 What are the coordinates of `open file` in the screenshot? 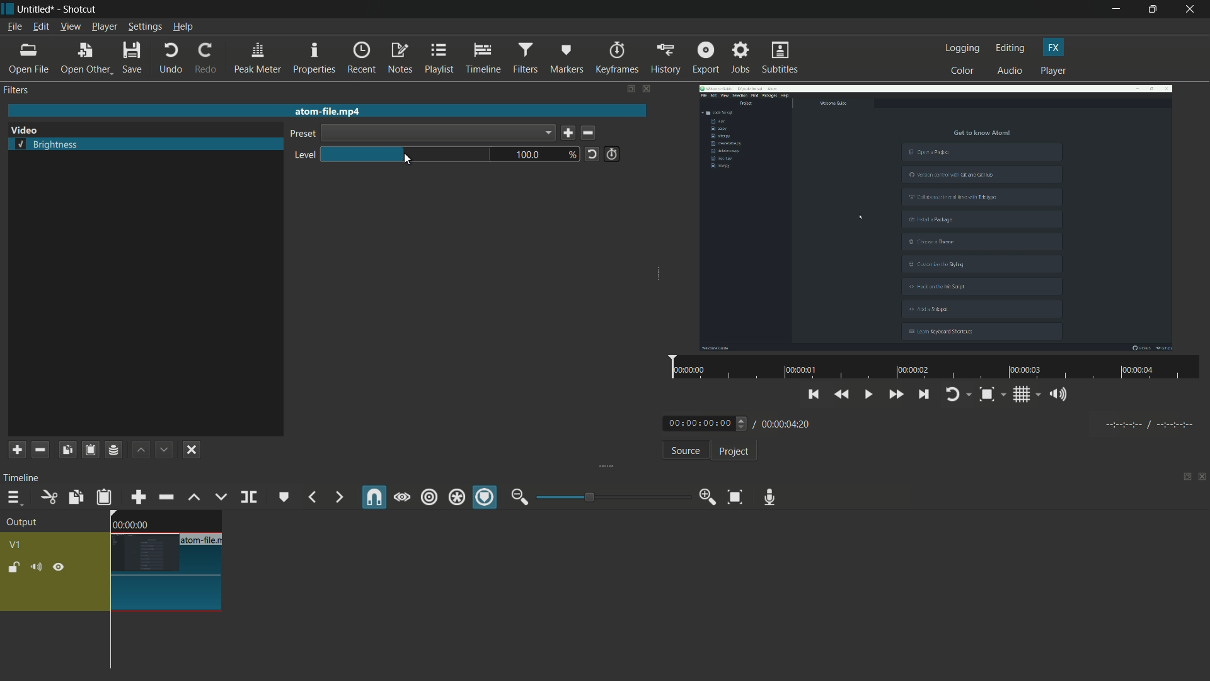 It's located at (30, 59).